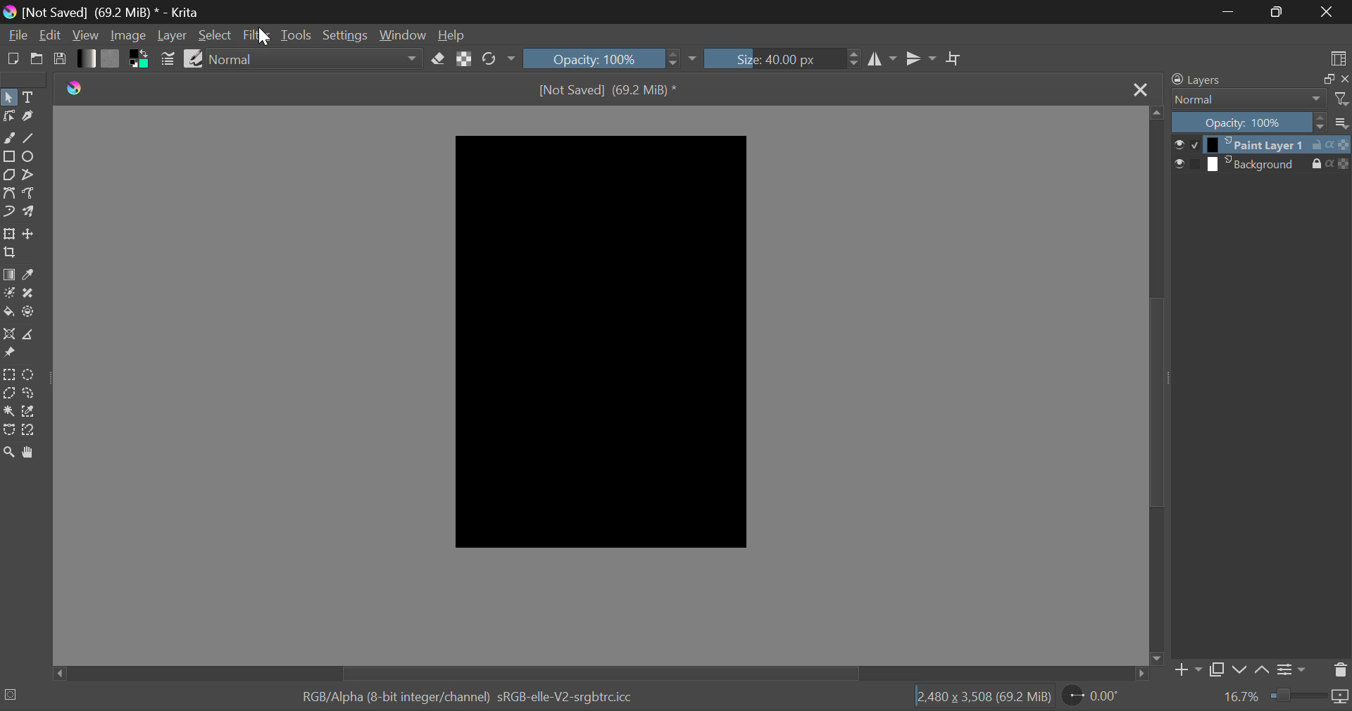 The height and width of the screenshot is (711, 1352). I want to click on File, so click(16, 37).